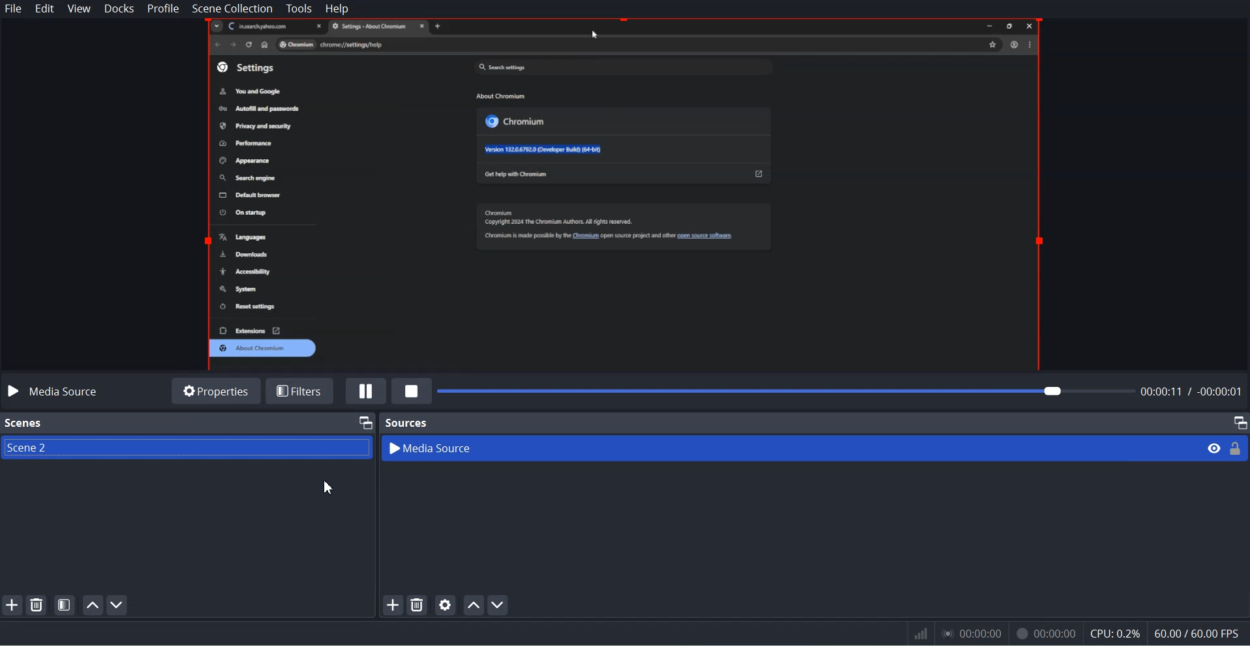  Describe the element at coordinates (12, 604) in the screenshot. I see `Add SCENE` at that location.